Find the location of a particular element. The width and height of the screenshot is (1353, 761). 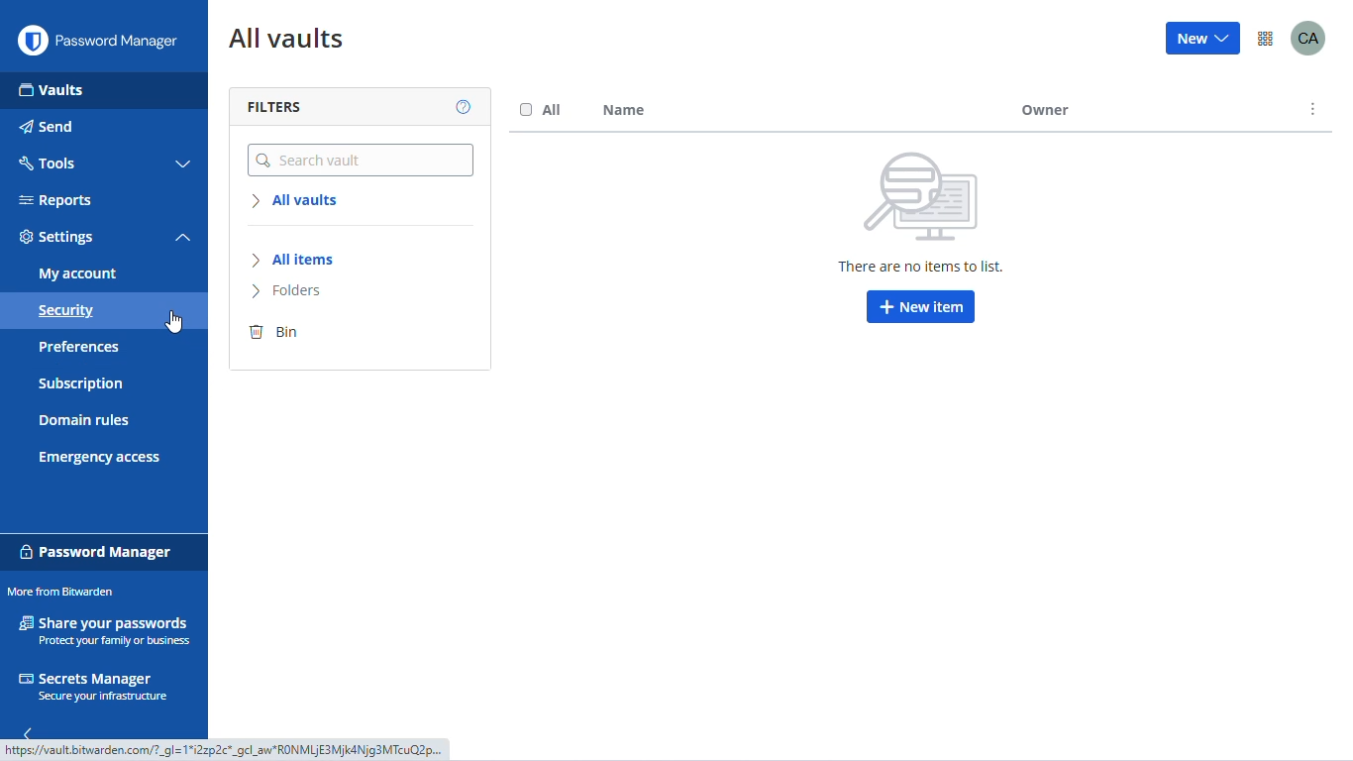

secrets manager is located at coordinates (92, 687).